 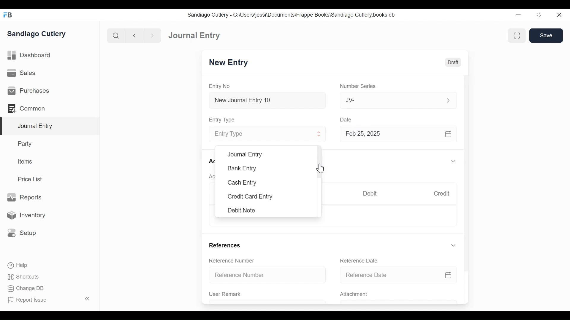 I want to click on Change DB, so click(x=24, y=288).